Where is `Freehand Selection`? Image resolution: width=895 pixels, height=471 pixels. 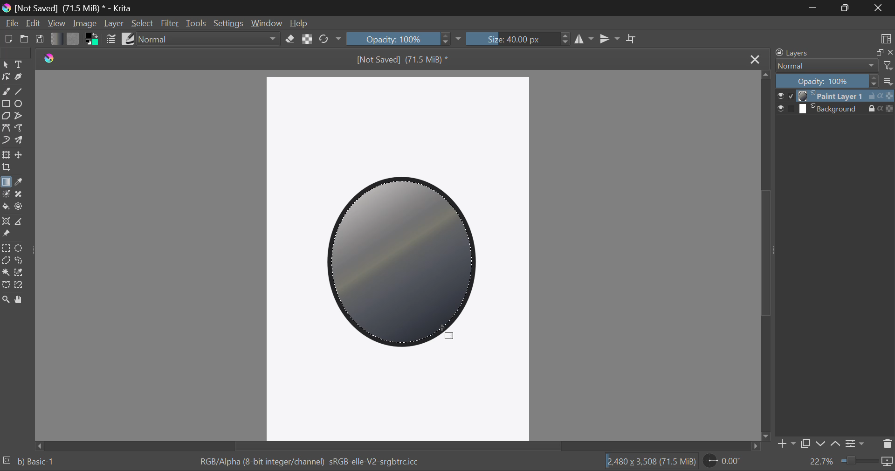
Freehand Selection is located at coordinates (21, 260).